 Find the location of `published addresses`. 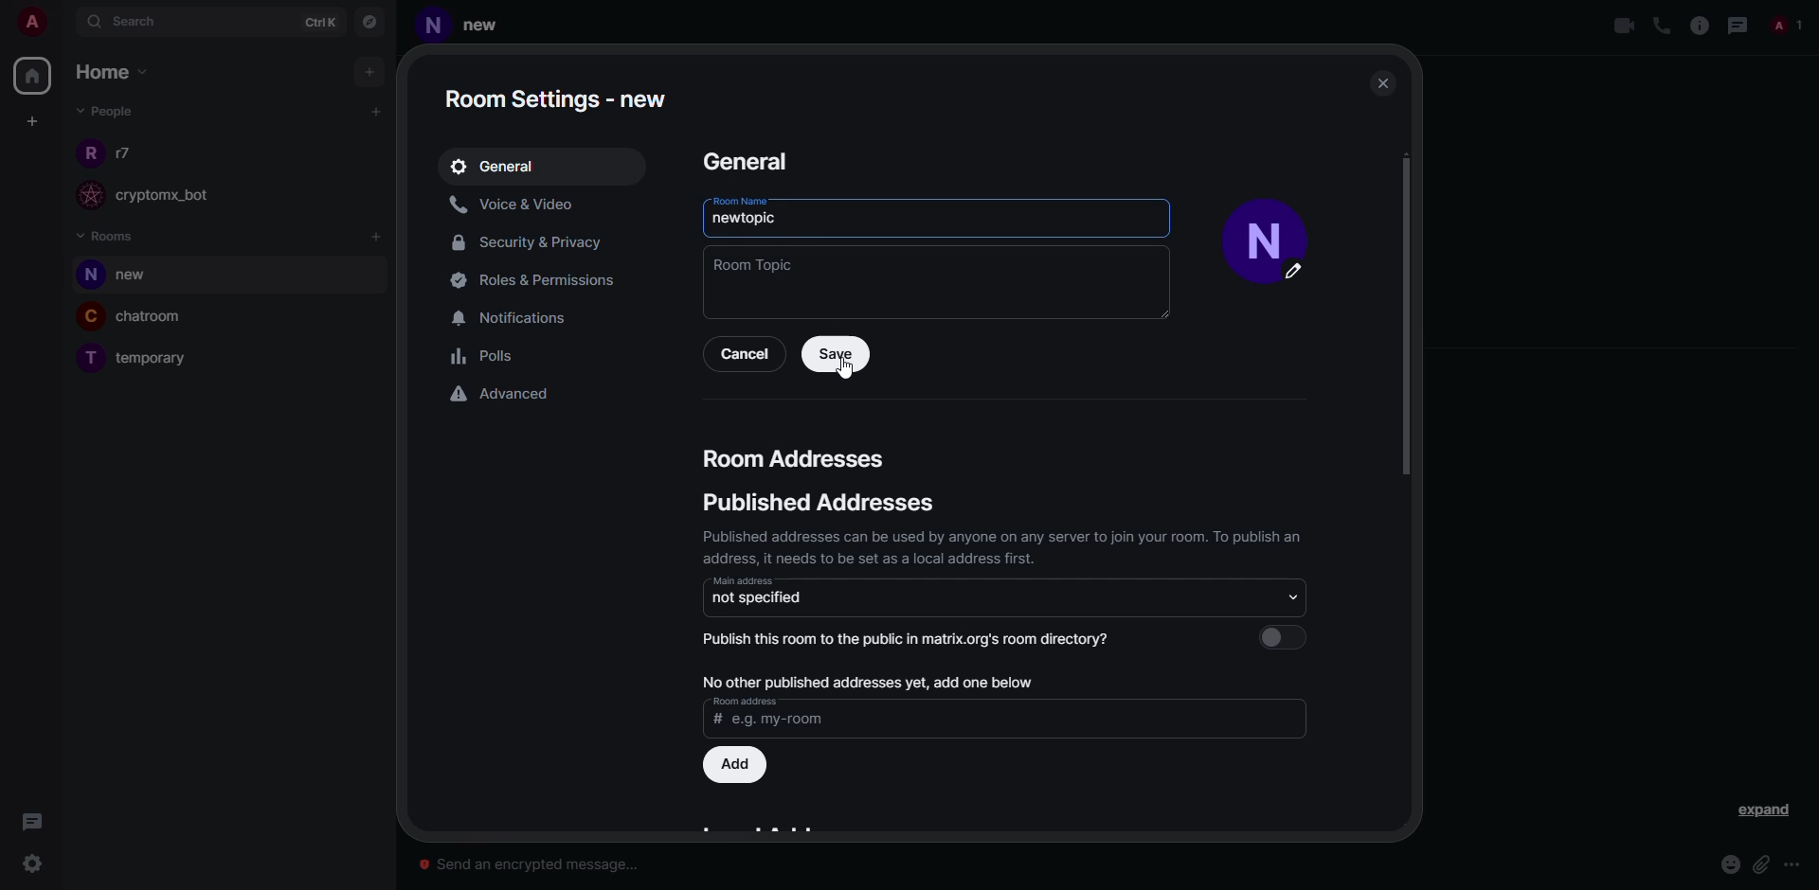

published addresses is located at coordinates (814, 505).